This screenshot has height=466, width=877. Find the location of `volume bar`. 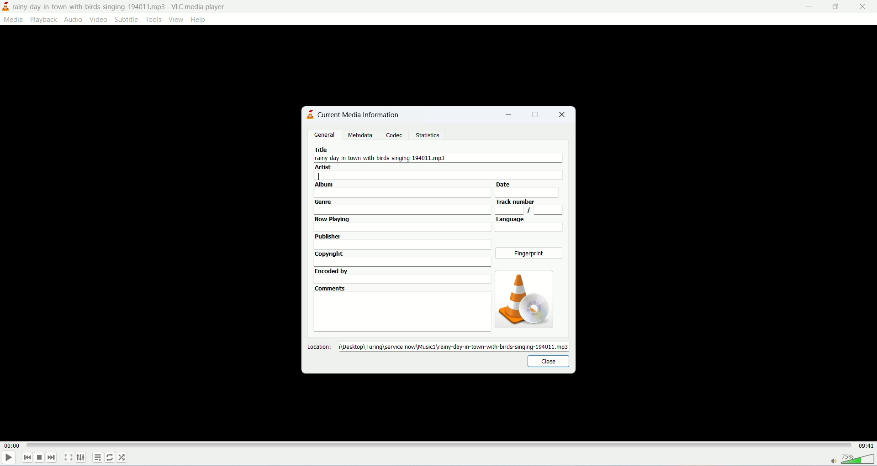

volume bar is located at coordinates (850, 460).